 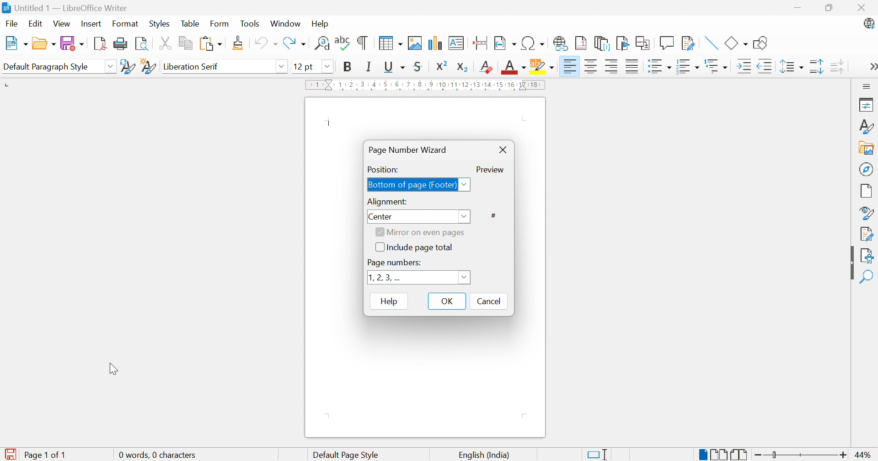 What do you see at coordinates (396, 262) in the screenshot?
I see `Page numbers:` at bounding box center [396, 262].